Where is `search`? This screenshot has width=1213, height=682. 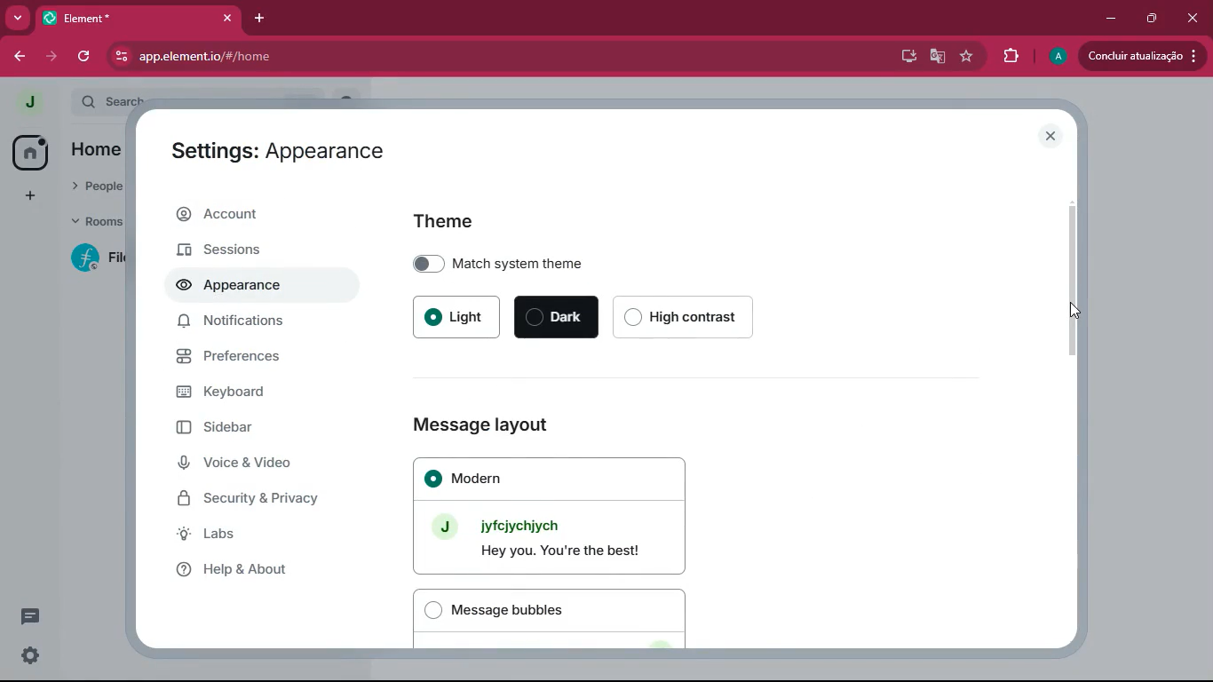
search is located at coordinates (113, 101).